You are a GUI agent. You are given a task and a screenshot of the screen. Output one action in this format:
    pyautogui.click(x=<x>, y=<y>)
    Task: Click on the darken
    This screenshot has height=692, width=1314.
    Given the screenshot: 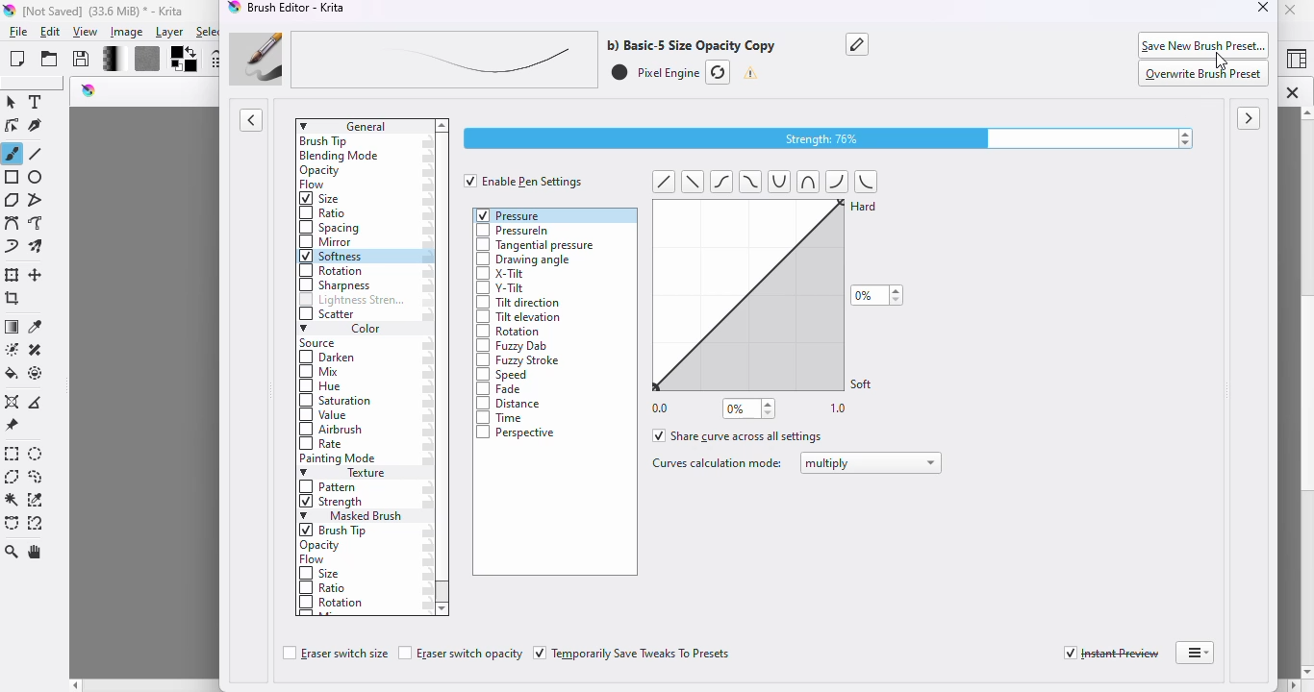 What is the action you would take?
    pyautogui.click(x=329, y=358)
    